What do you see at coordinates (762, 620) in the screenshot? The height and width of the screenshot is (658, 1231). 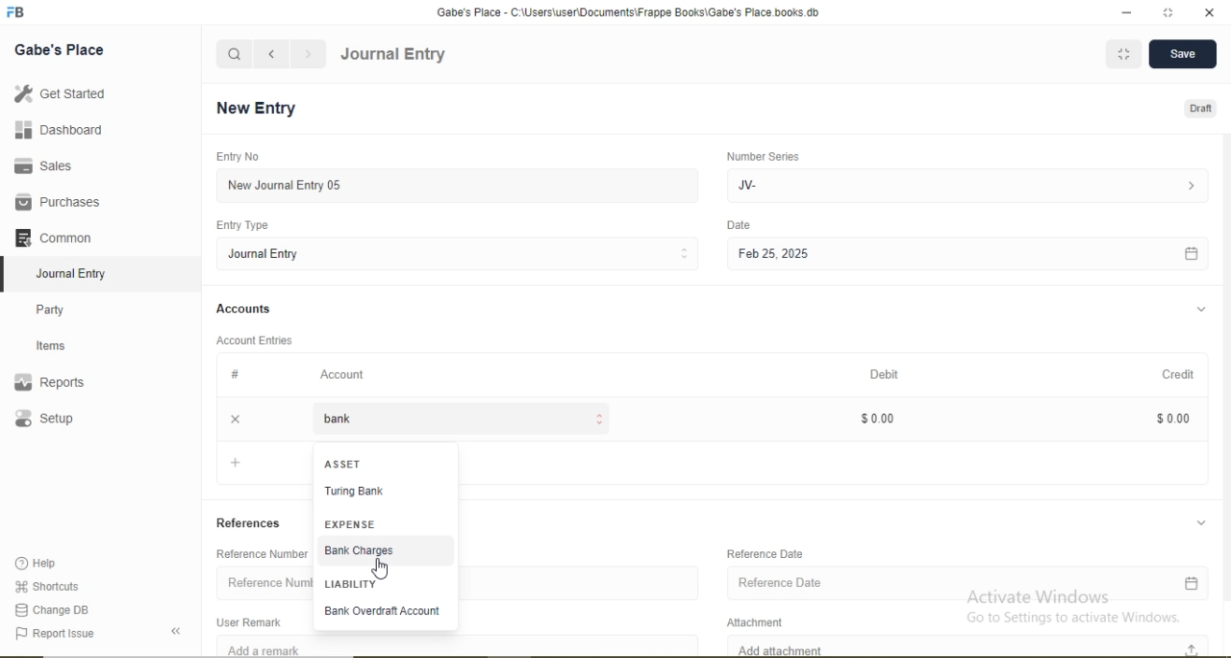 I see `Attachment` at bounding box center [762, 620].